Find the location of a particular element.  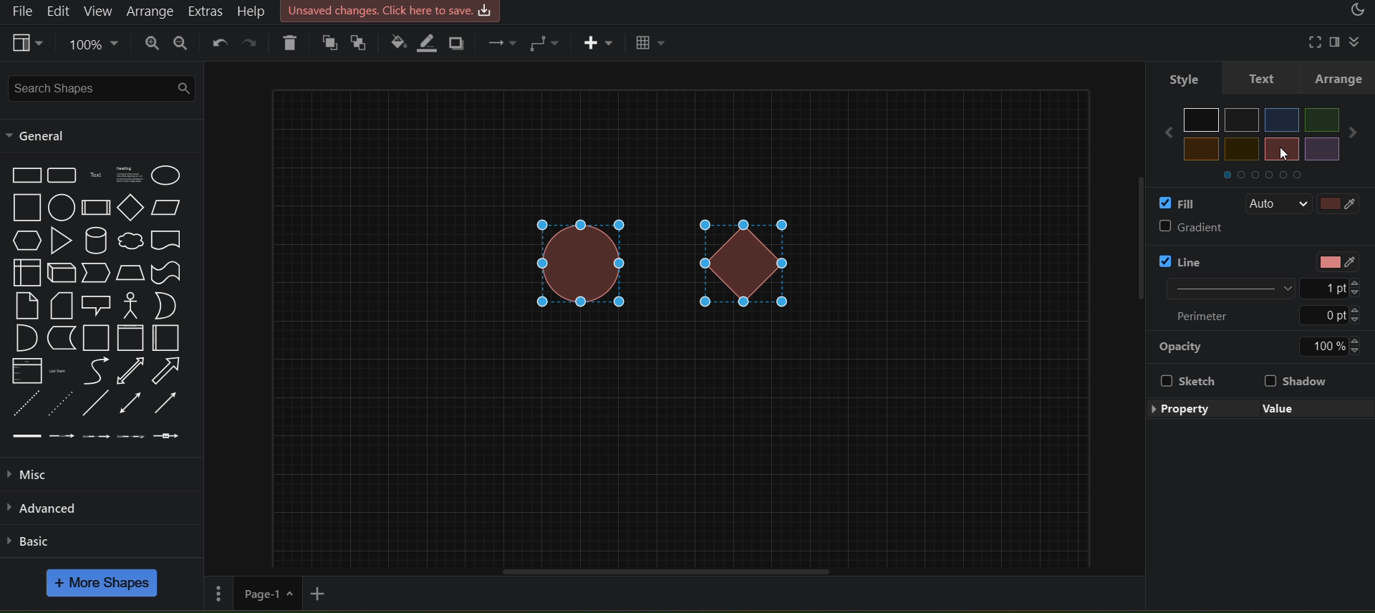

List is located at coordinates (27, 371).